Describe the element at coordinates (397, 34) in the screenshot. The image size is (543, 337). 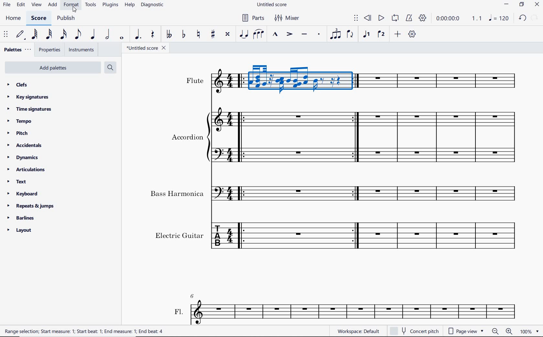
I see `add` at that location.